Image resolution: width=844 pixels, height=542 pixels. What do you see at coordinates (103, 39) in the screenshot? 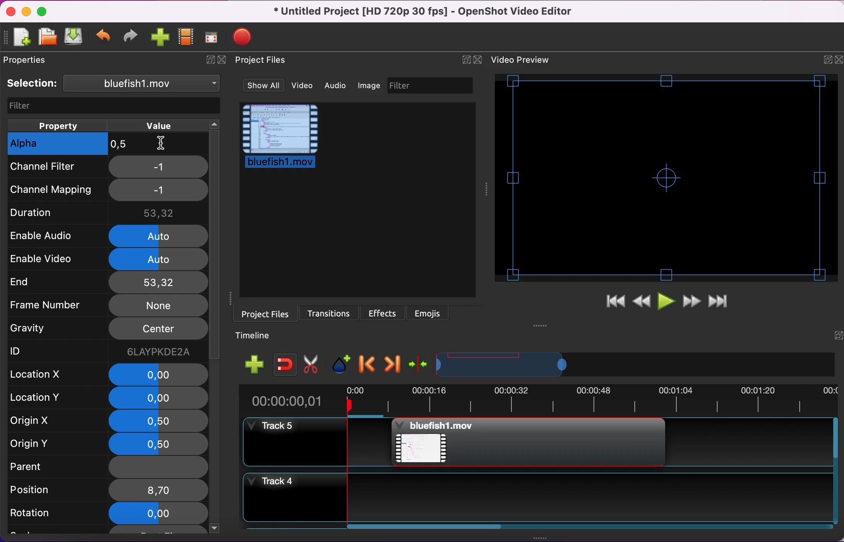
I see `undo` at bounding box center [103, 39].